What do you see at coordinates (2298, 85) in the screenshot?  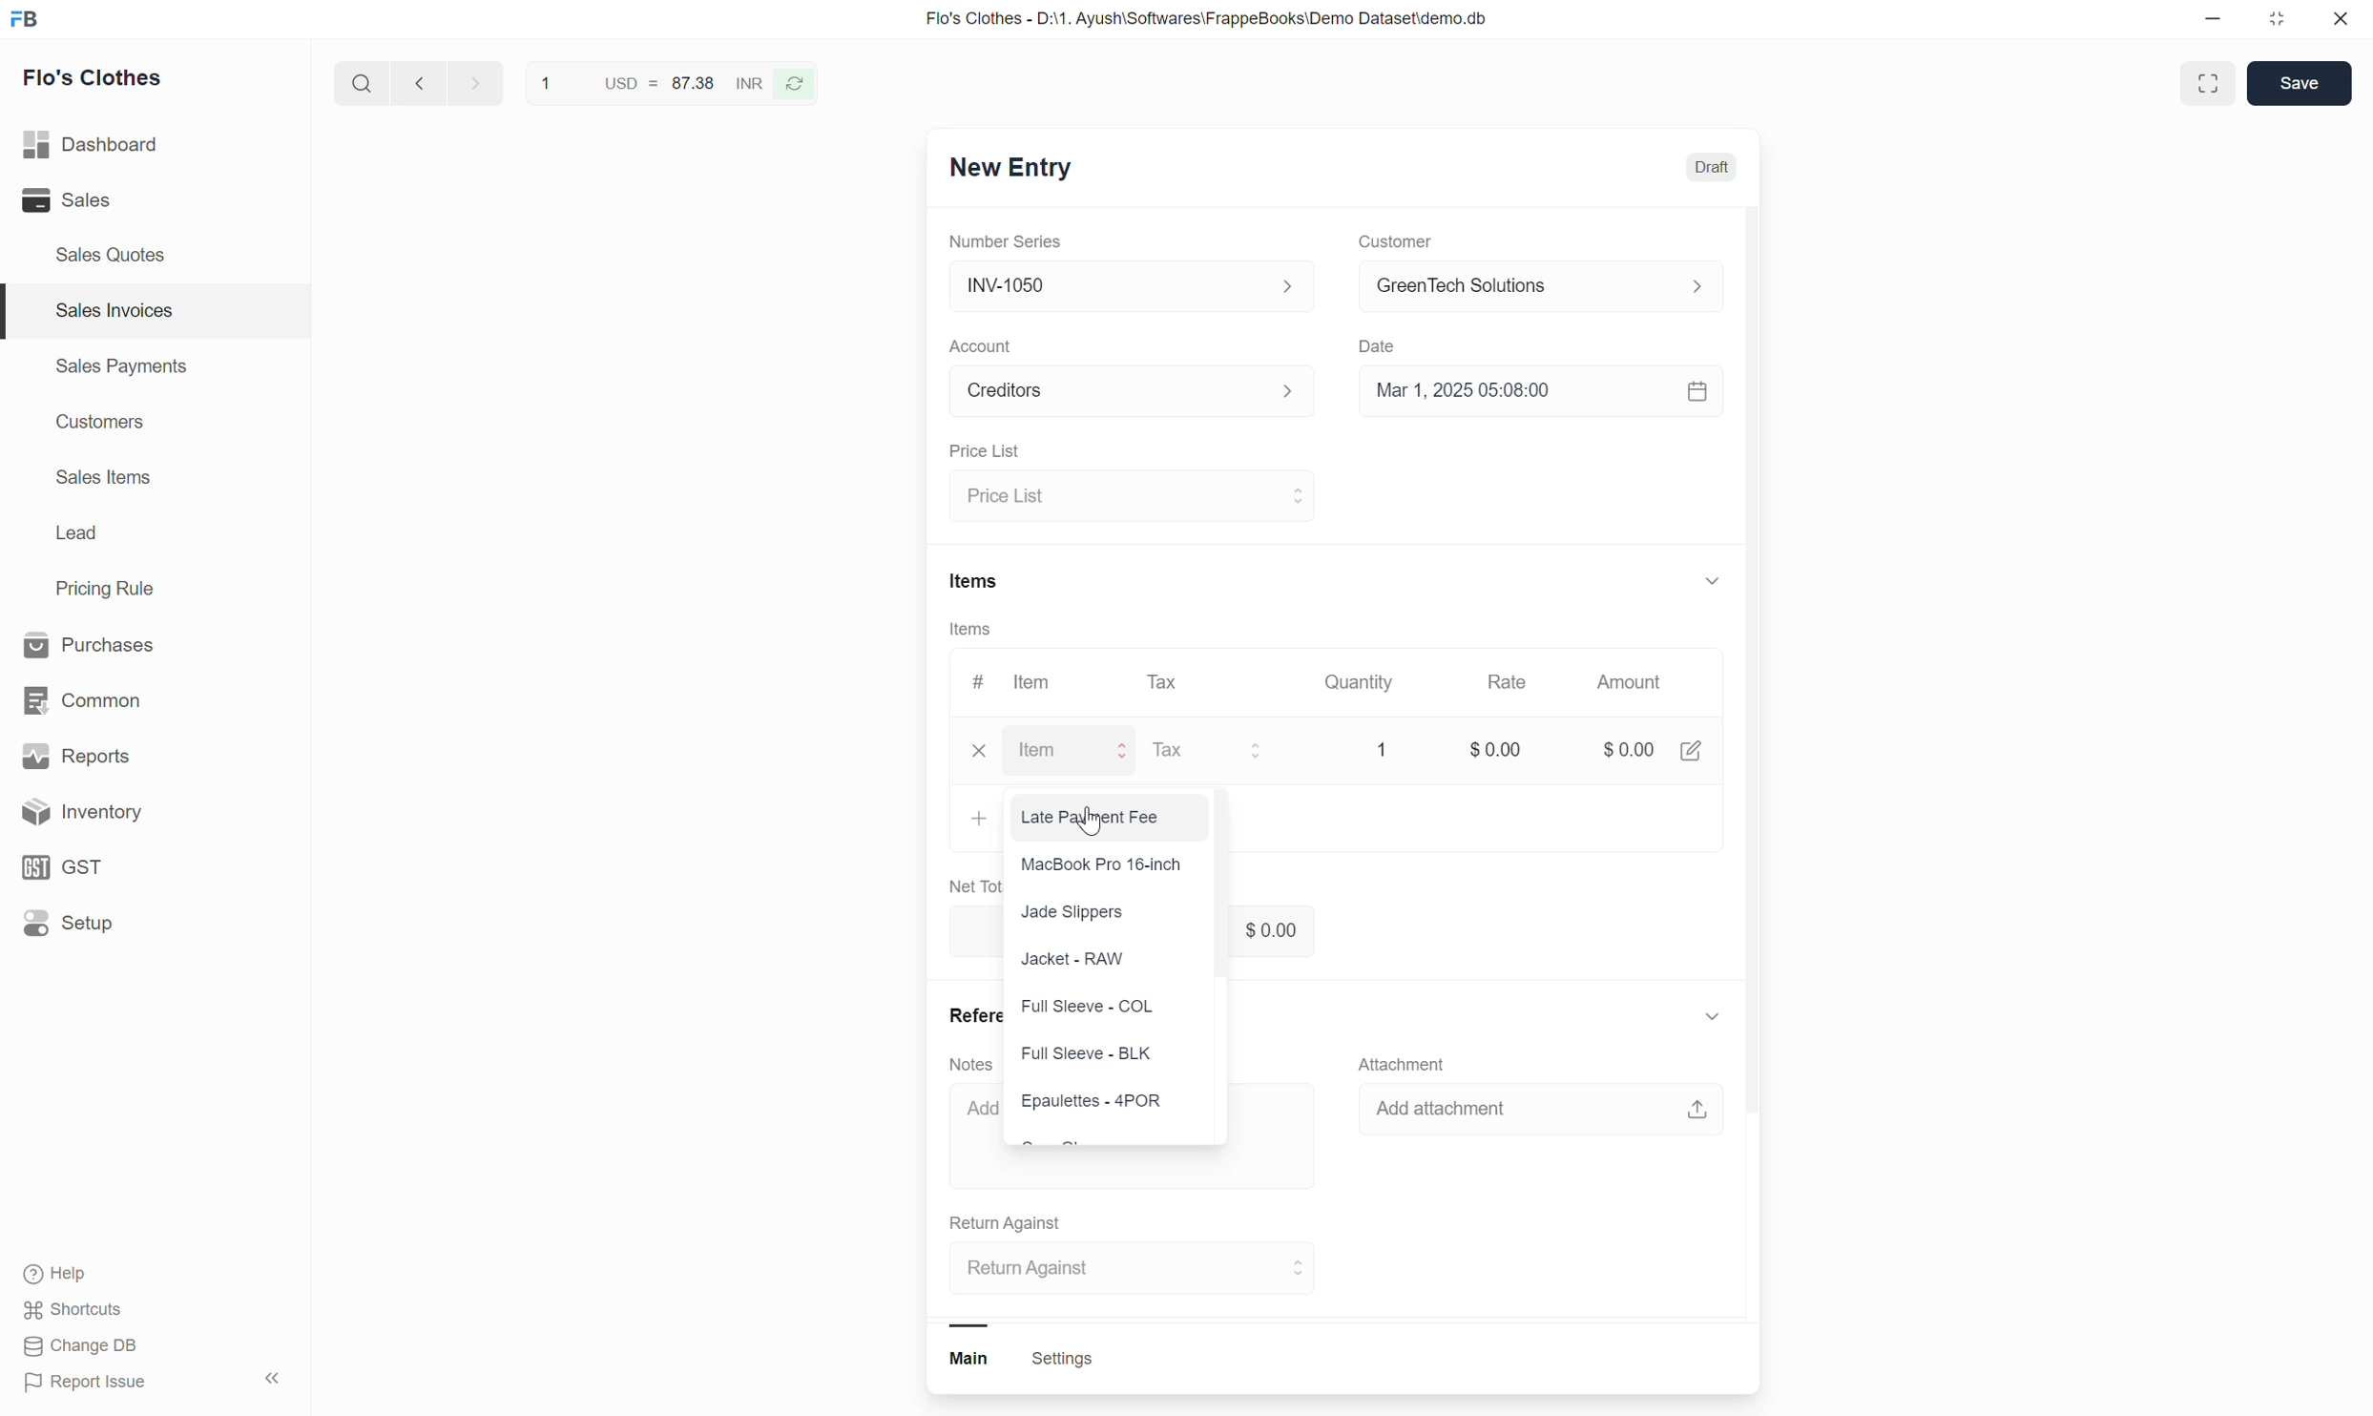 I see `save` at bounding box center [2298, 85].